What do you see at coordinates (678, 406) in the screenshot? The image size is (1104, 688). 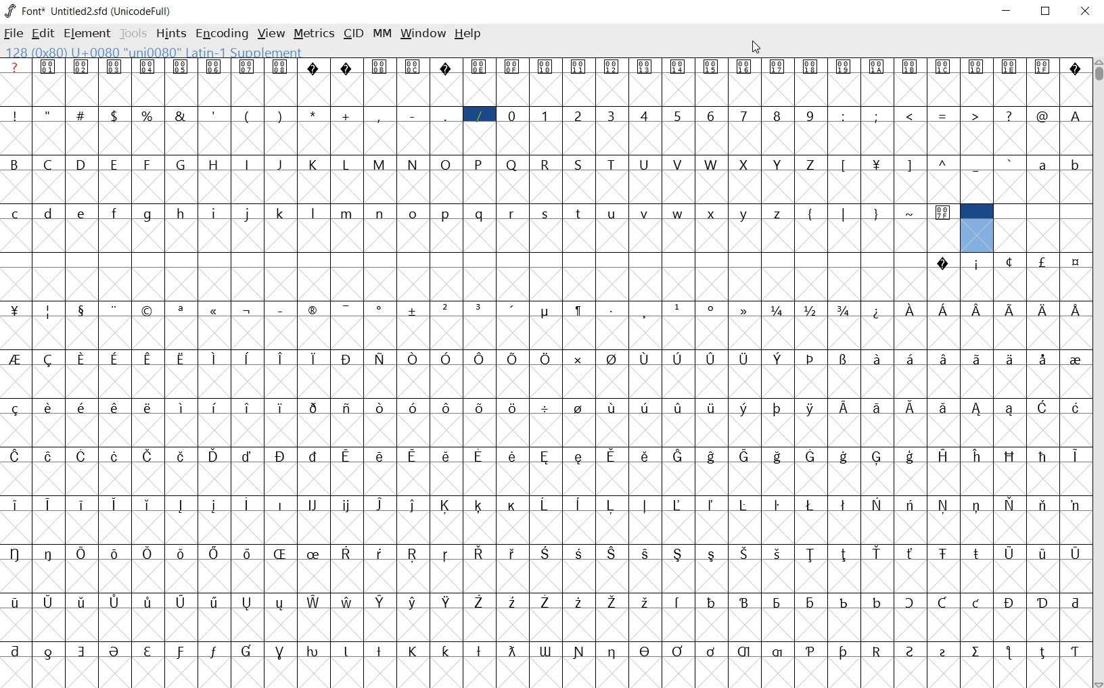 I see `Symbol` at bounding box center [678, 406].